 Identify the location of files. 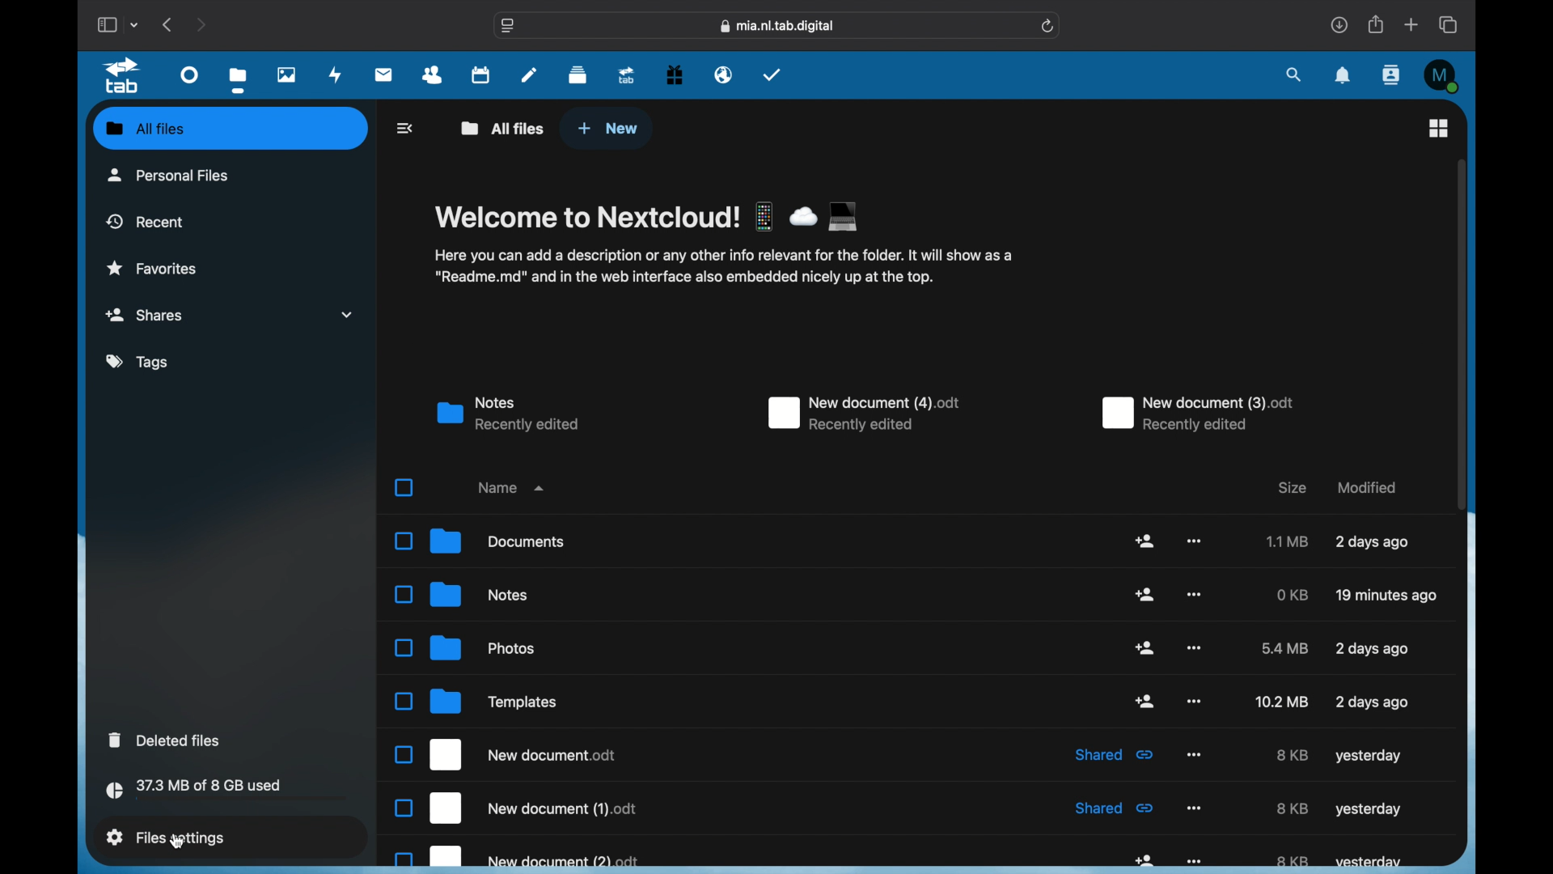
(239, 80).